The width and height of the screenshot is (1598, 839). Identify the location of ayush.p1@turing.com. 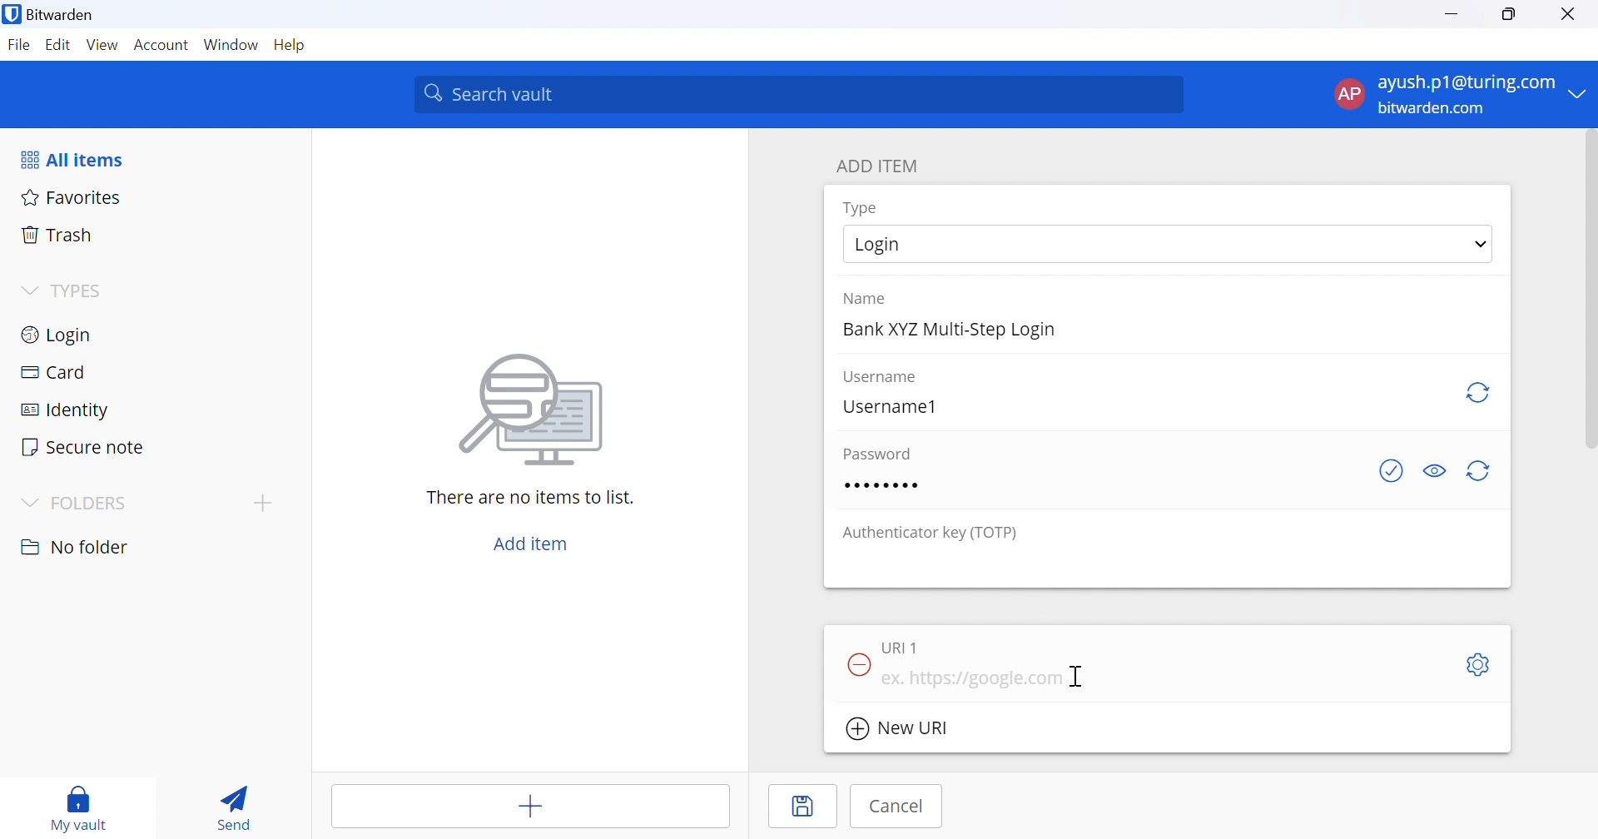
(1467, 82).